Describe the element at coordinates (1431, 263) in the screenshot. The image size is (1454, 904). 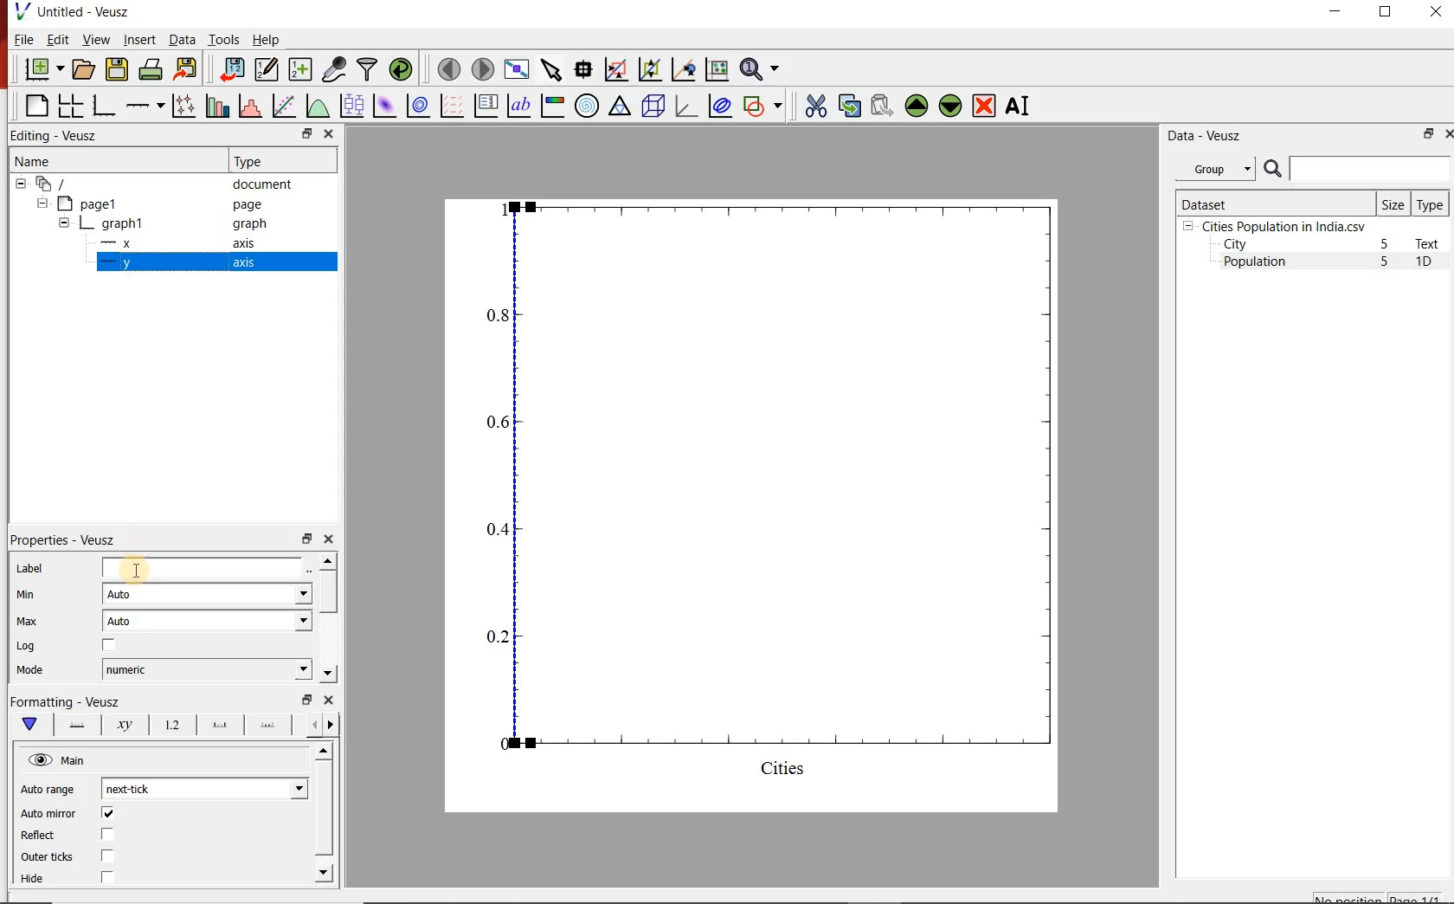
I see `1D` at that location.